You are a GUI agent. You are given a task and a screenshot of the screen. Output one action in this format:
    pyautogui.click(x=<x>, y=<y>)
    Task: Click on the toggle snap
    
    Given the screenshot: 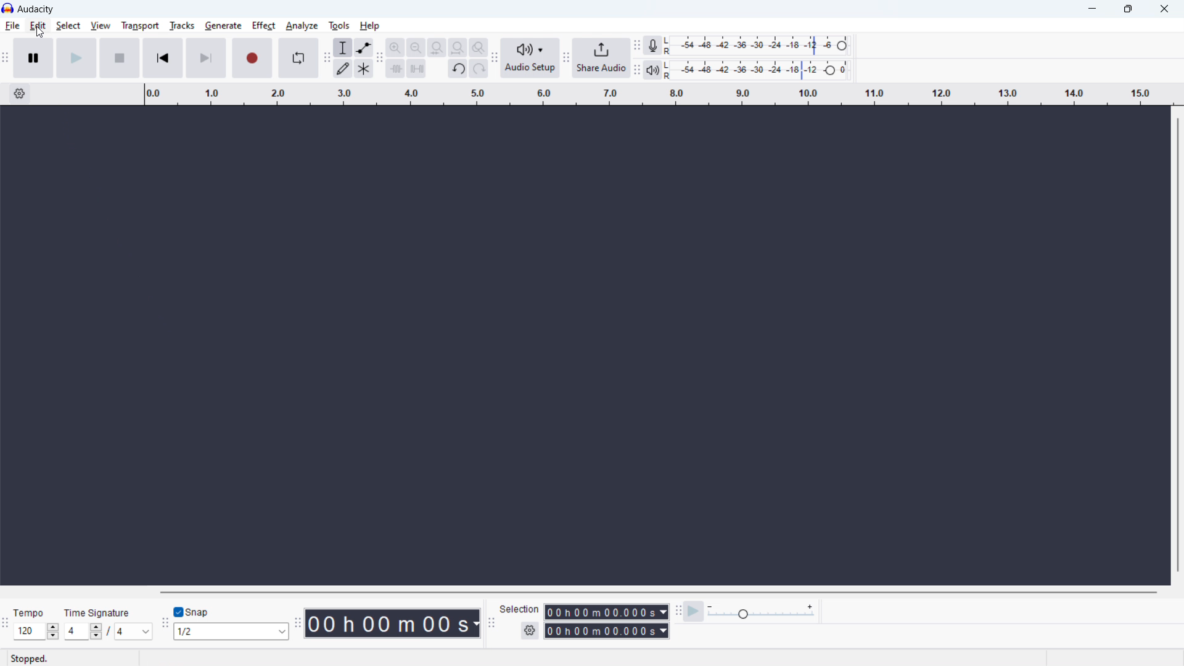 What is the action you would take?
    pyautogui.click(x=191, y=612)
    